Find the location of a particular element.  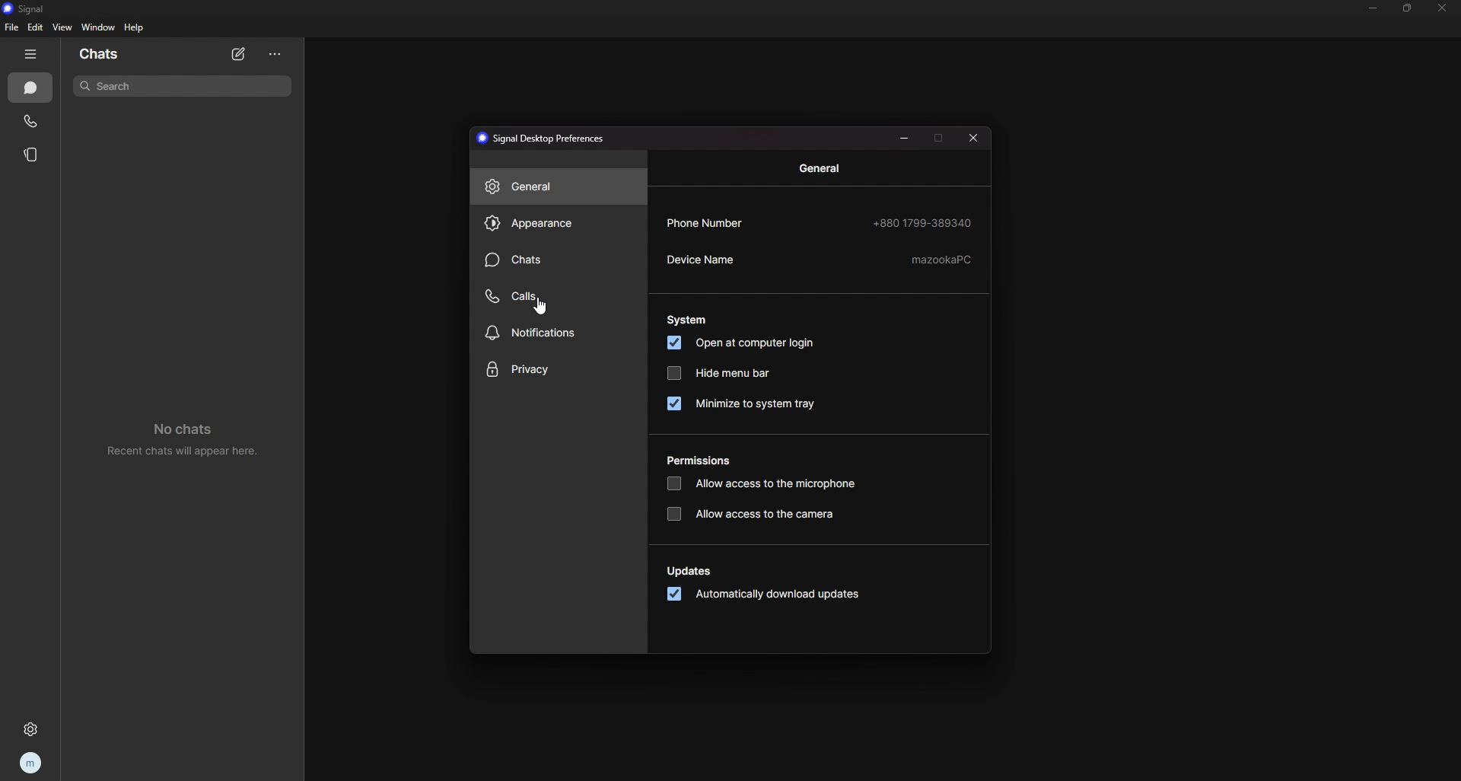

view is located at coordinates (63, 27).